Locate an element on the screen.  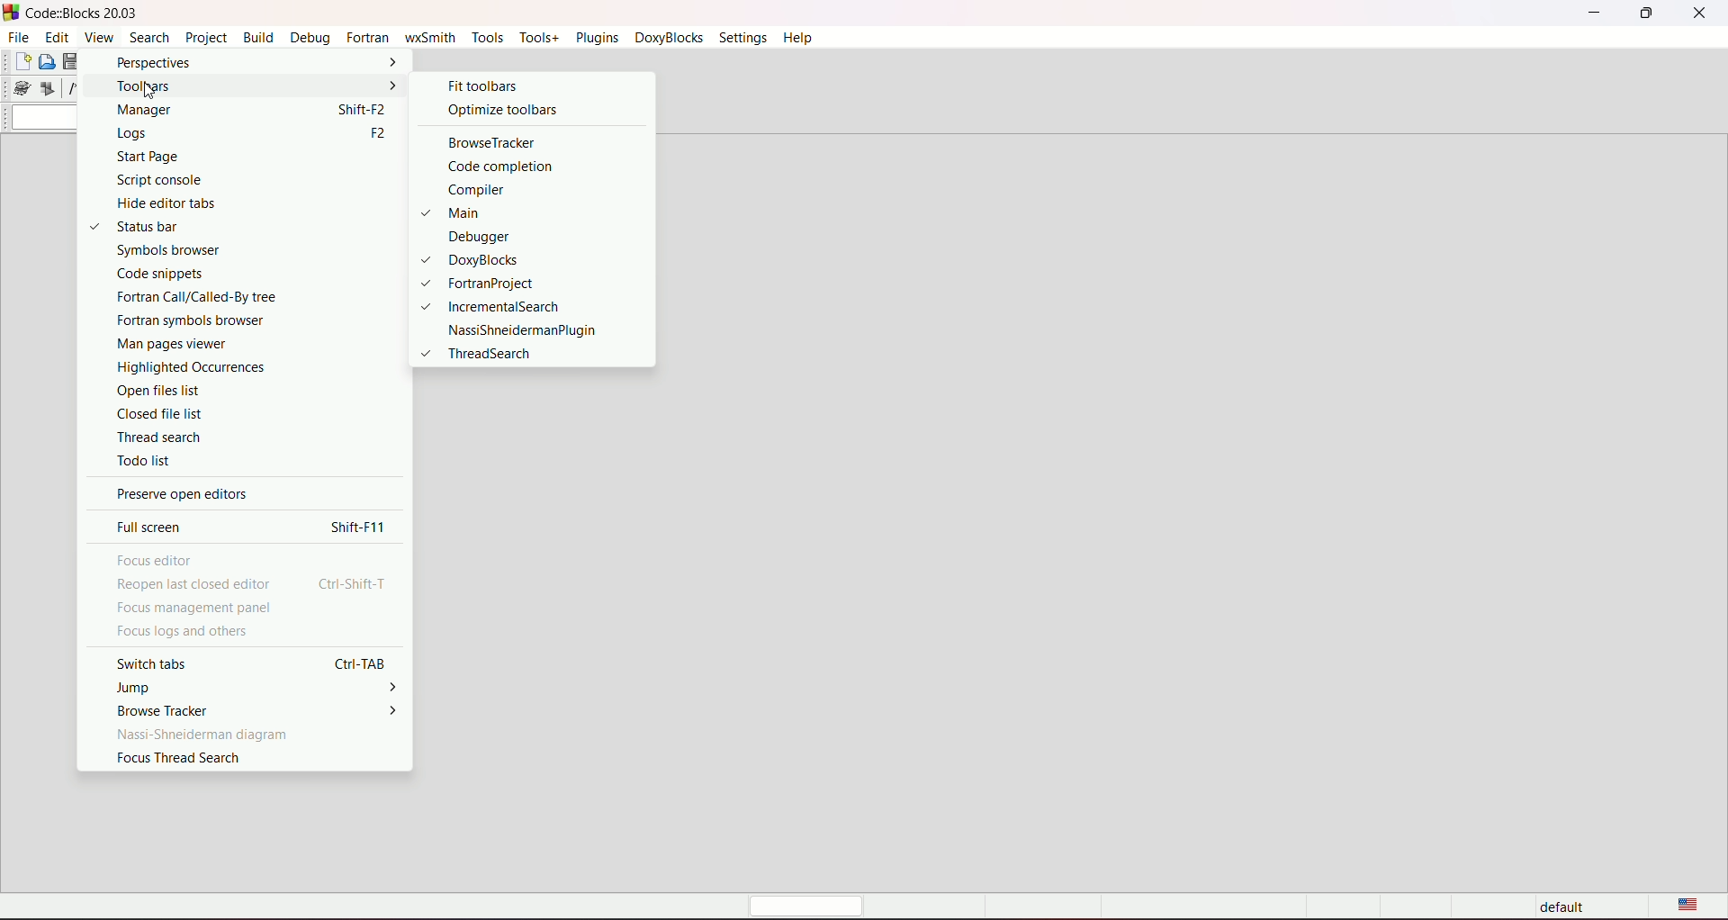
switch tabs is located at coordinates (155, 663).